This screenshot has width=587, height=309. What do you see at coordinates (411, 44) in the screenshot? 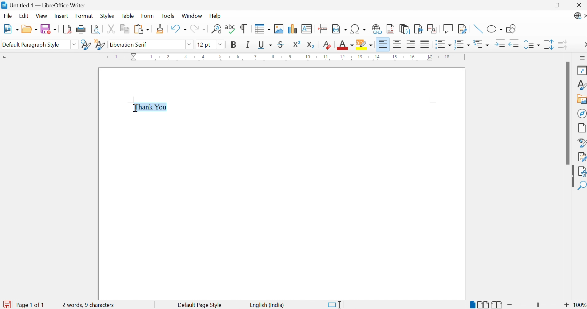
I see `Align Right` at bounding box center [411, 44].